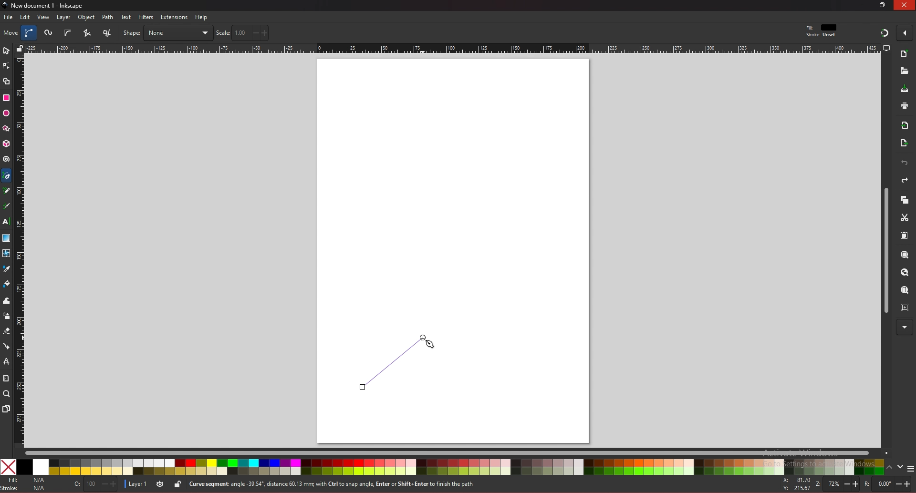 Image resolution: width=916 pixels, height=493 pixels. What do you see at coordinates (8, 17) in the screenshot?
I see `file` at bounding box center [8, 17].